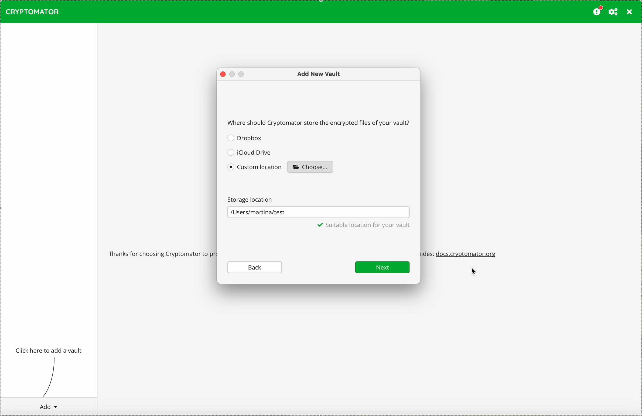 This screenshot has height=416, width=642. Describe the element at coordinates (597, 11) in the screenshot. I see `please consider donating` at that location.